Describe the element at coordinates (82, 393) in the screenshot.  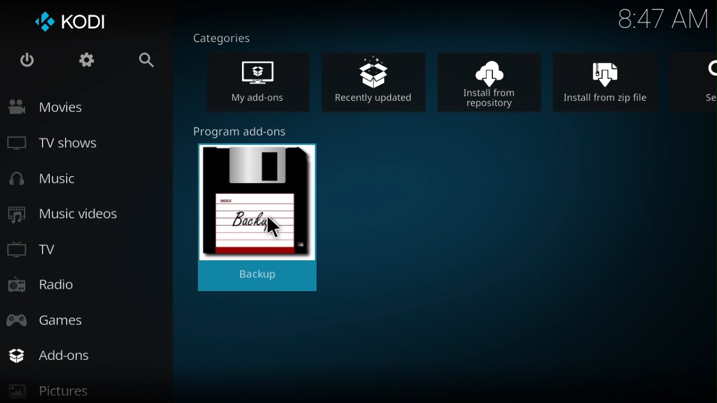
I see `pictures` at that location.